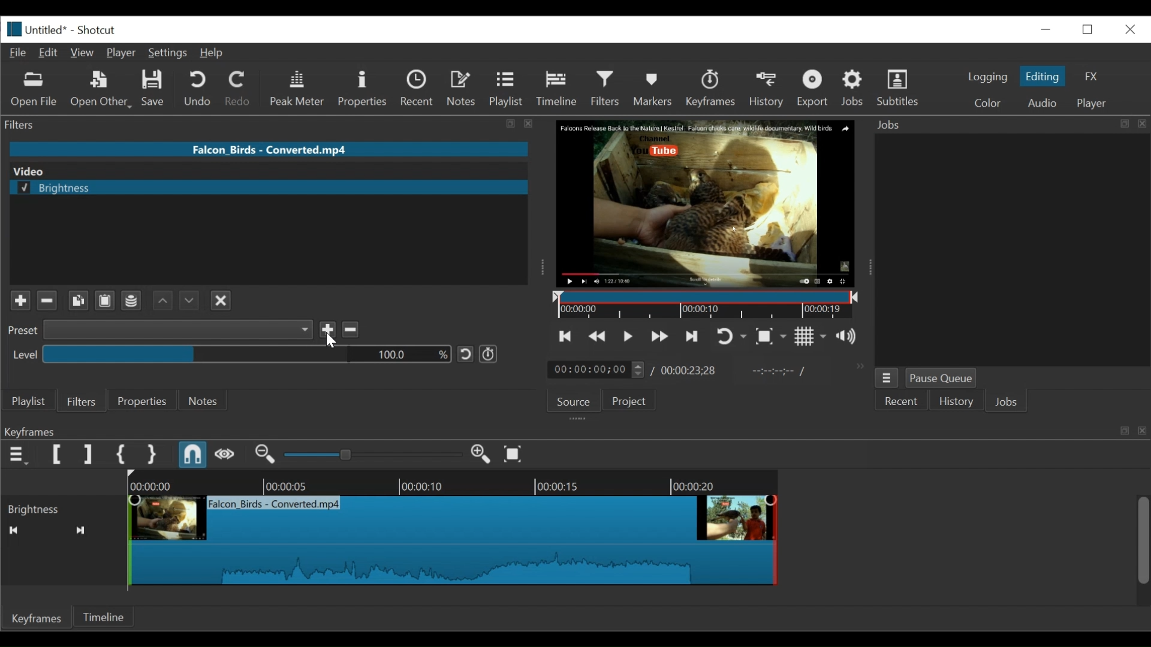 This screenshot has height=647, width=1151. I want to click on History, so click(956, 401).